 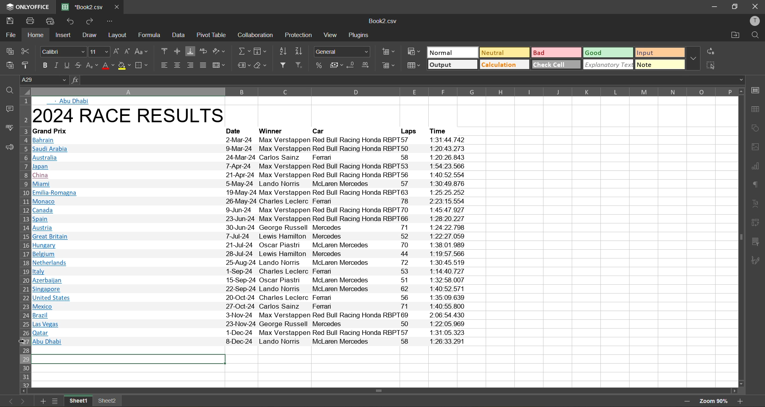 What do you see at coordinates (251, 166) in the screenshot?
I see `text info` at bounding box center [251, 166].